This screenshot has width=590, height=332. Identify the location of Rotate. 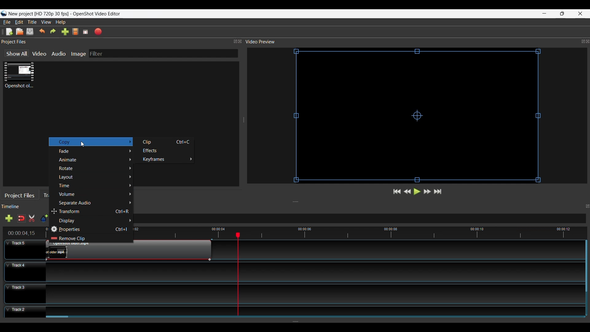
(95, 168).